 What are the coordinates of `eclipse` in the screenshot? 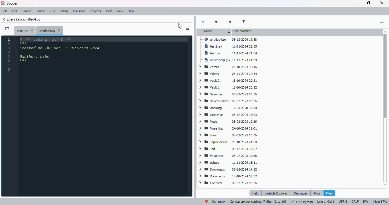 It's located at (228, 177).